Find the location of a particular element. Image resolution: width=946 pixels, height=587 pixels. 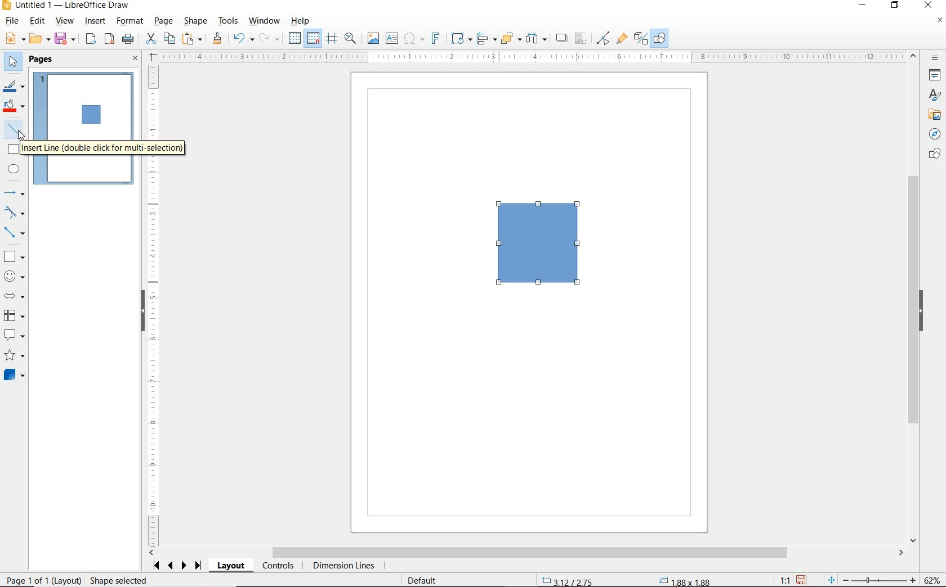

SHADOW is located at coordinates (562, 38).